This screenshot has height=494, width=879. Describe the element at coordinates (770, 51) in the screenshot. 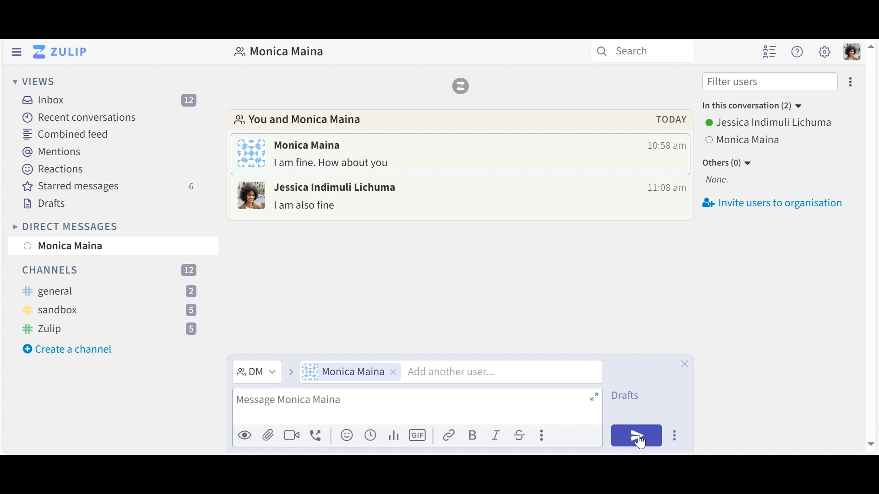

I see `Hide user list` at that location.